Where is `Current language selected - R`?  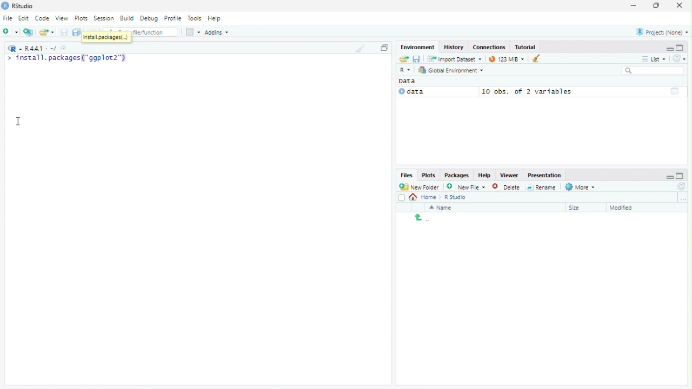
Current language selected - R is located at coordinates (14, 48).